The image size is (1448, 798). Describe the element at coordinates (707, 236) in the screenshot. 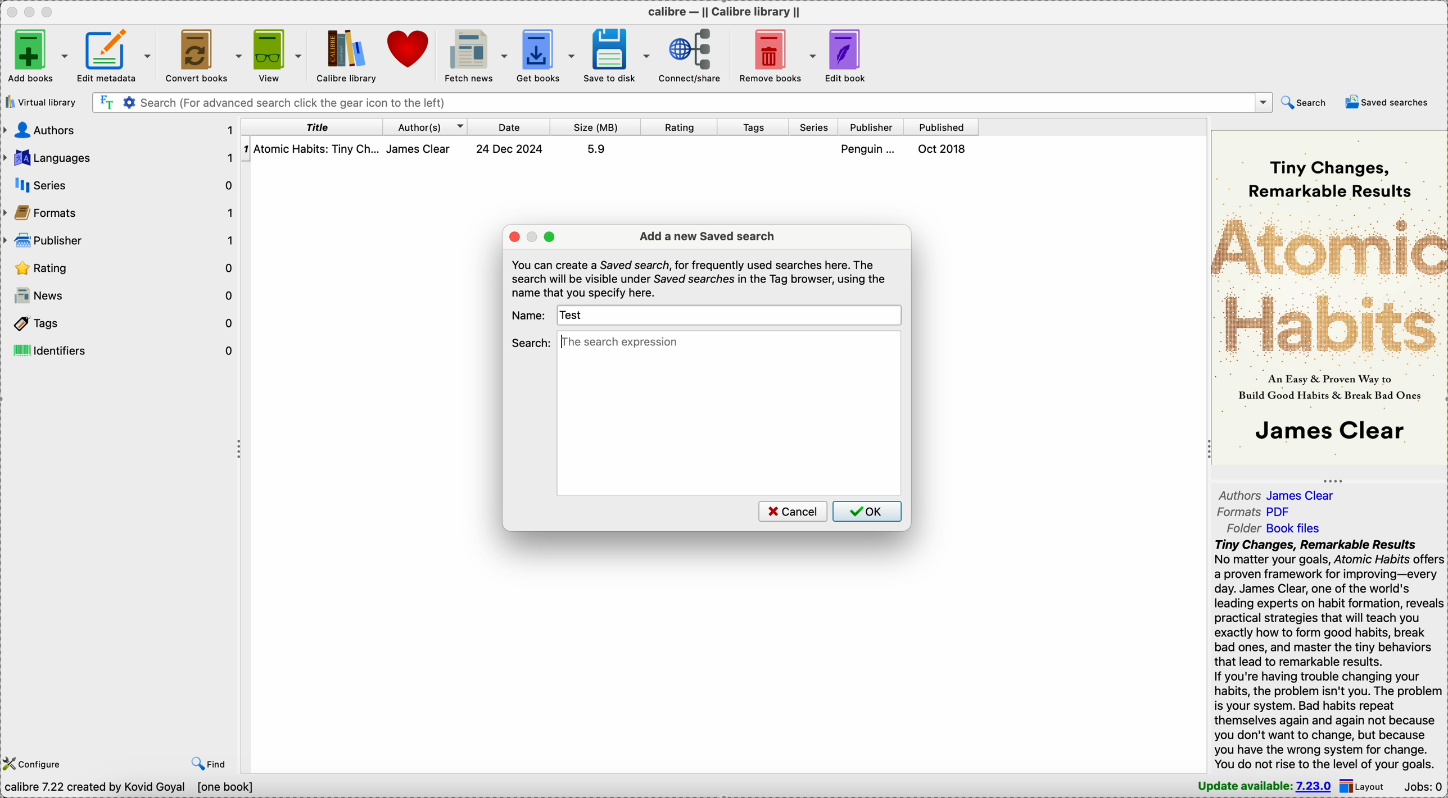

I see `add a new saved search` at that location.